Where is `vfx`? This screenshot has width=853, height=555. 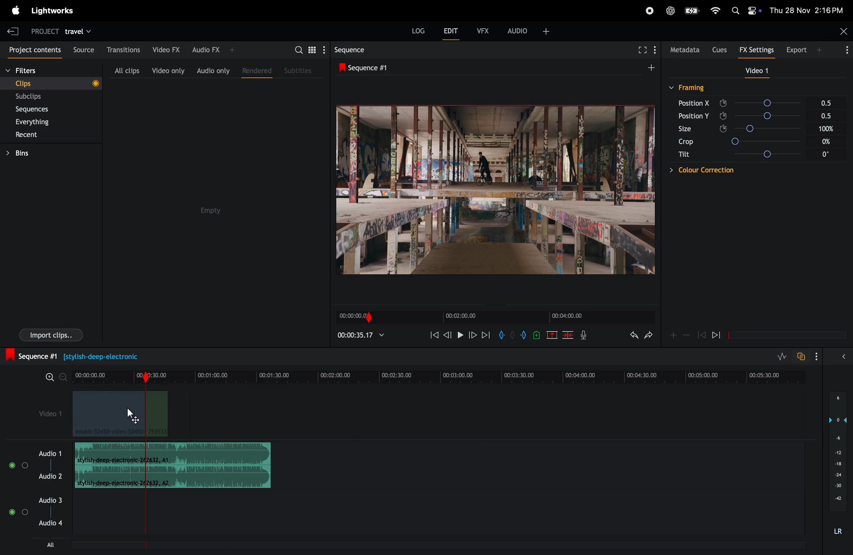
vfx is located at coordinates (483, 30).